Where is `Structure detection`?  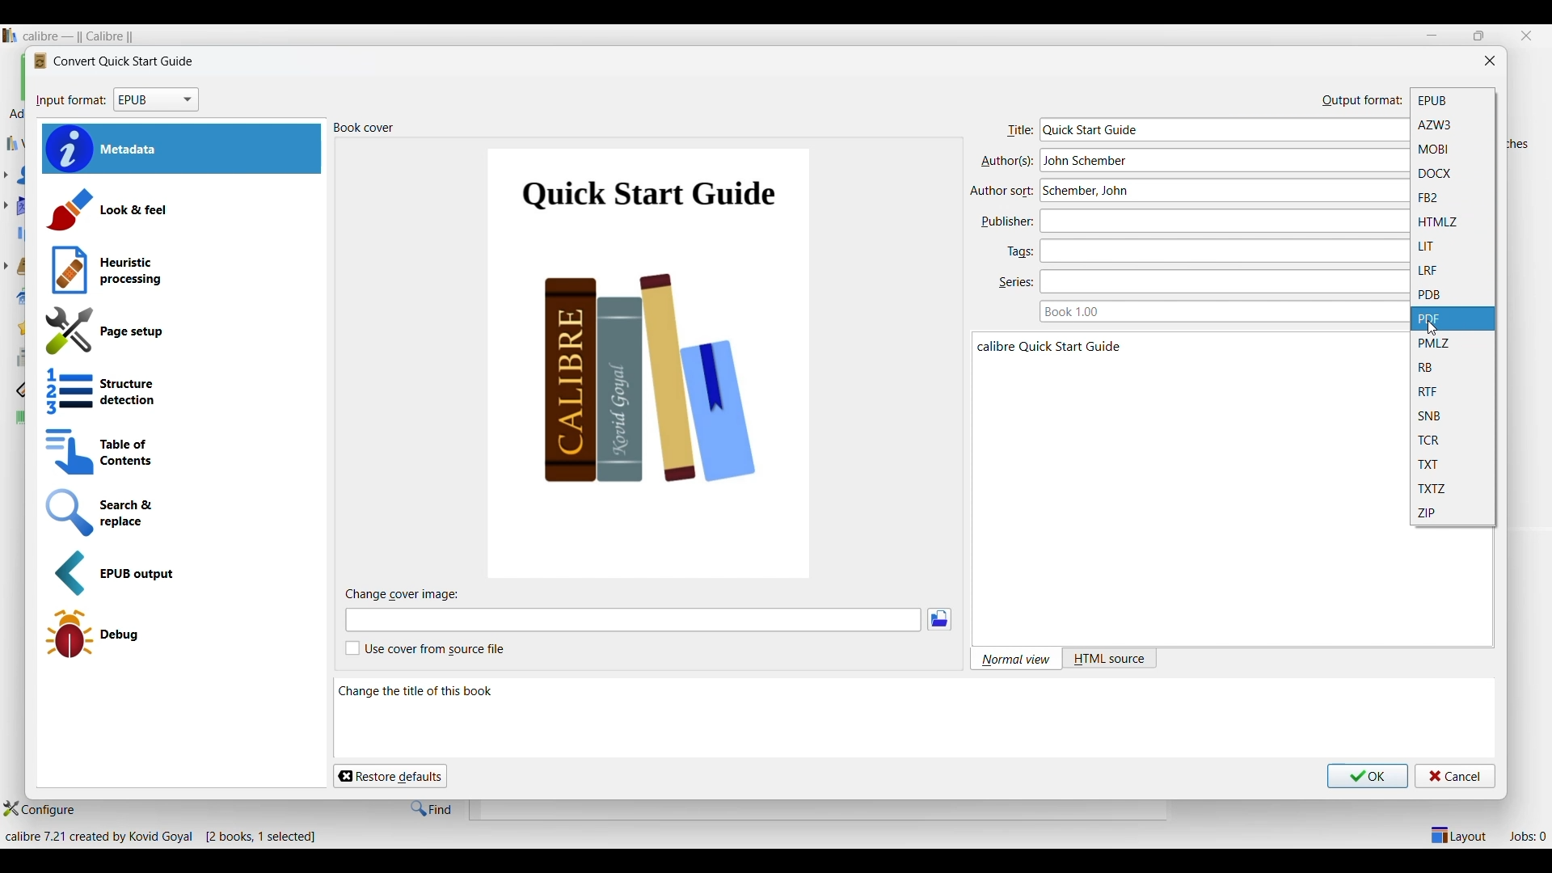 Structure detection is located at coordinates (178, 391).